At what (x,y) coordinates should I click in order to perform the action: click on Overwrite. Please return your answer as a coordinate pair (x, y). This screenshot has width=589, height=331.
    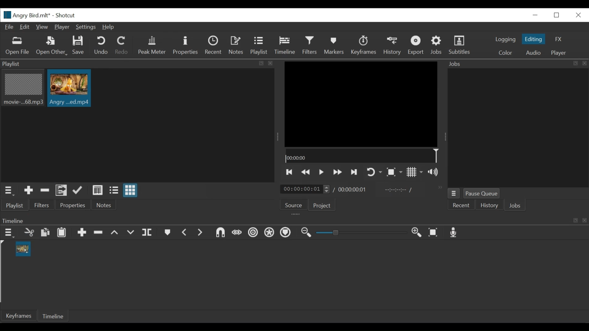
    Looking at the image, I should click on (131, 233).